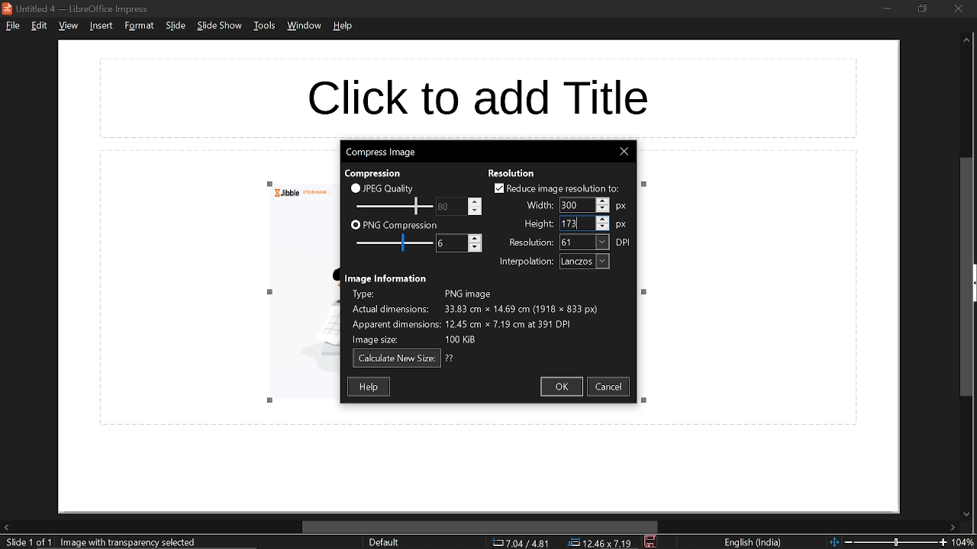 This screenshot has height=549, width=977. I want to click on text, so click(530, 242).